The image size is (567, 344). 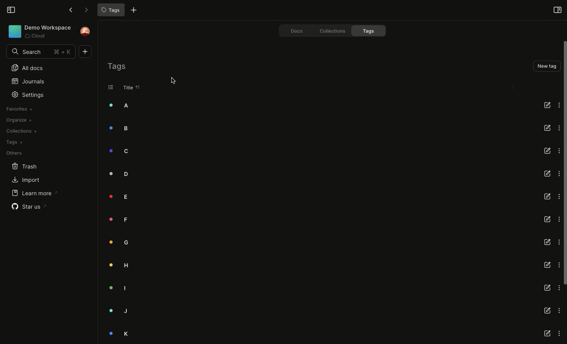 What do you see at coordinates (119, 152) in the screenshot?
I see `C` at bounding box center [119, 152].